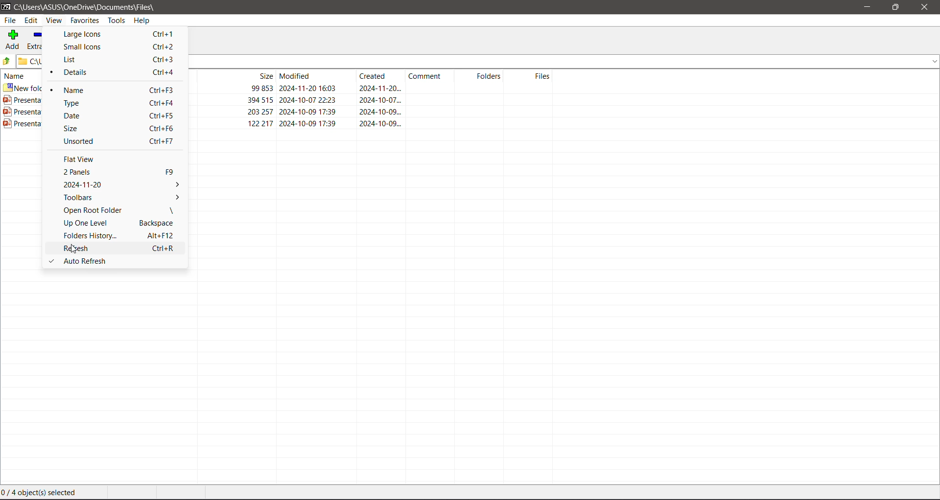 Image resolution: width=940 pixels, height=500 pixels. Describe the element at coordinates (315, 75) in the screenshot. I see `modified` at that location.